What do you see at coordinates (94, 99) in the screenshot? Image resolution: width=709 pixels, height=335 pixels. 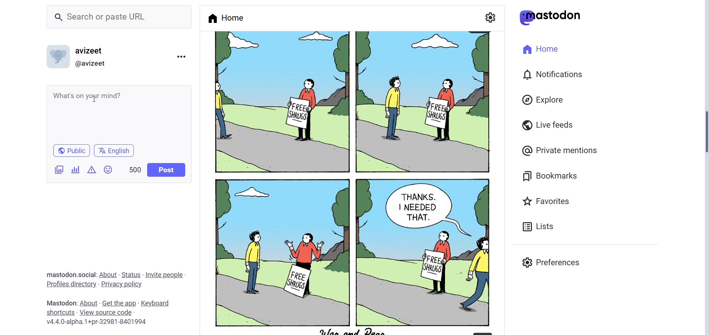 I see `cursor` at bounding box center [94, 99].